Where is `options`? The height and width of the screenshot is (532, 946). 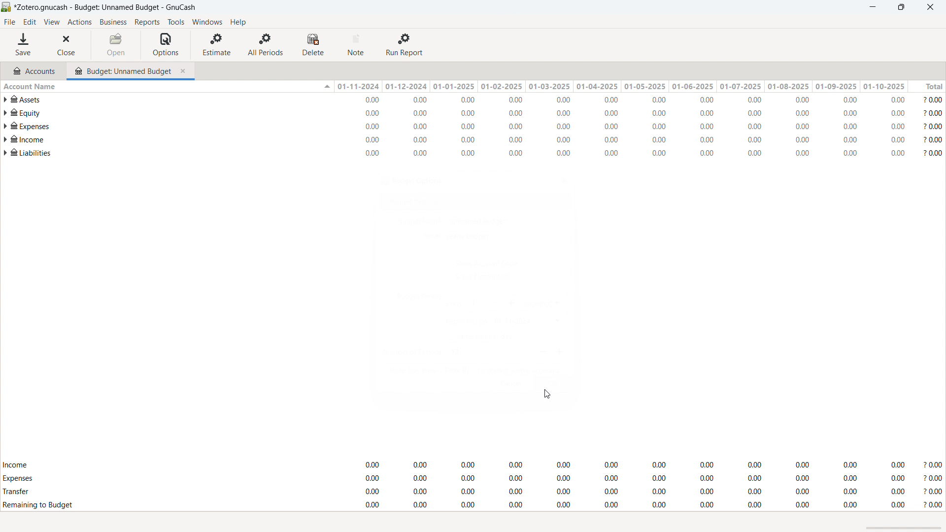
options is located at coordinates (166, 45).